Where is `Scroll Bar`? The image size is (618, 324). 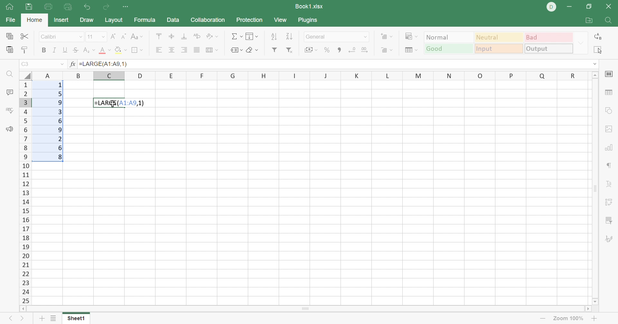
Scroll Bar is located at coordinates (308, 309).